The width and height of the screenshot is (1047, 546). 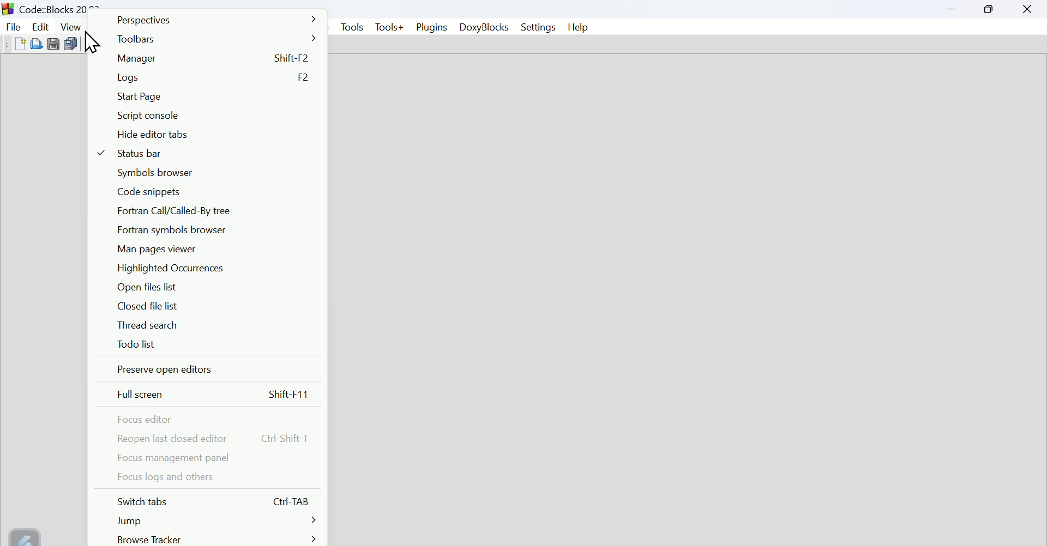 I want to click on Open files list, so click(x=151, y=288).